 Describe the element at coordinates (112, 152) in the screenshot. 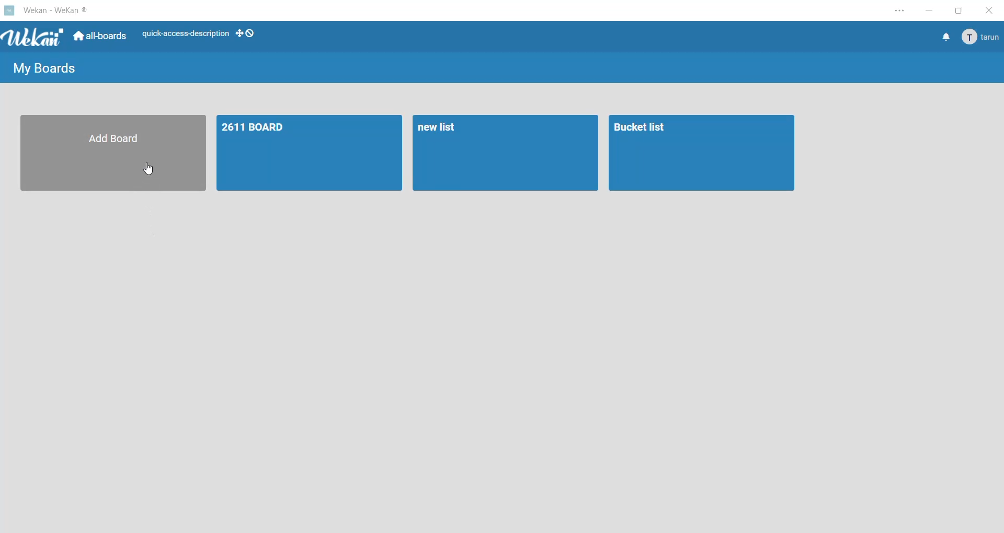

I see `add board` at that location.